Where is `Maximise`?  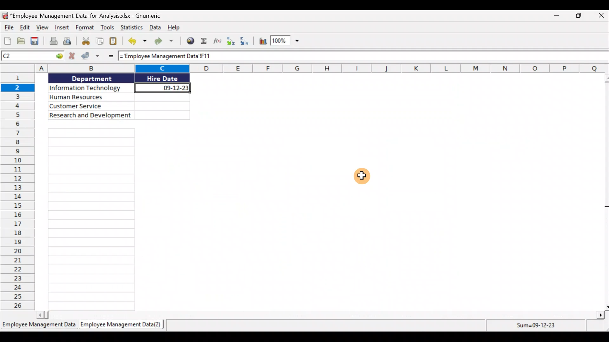
Maximise is located at coordinates (581, 16).